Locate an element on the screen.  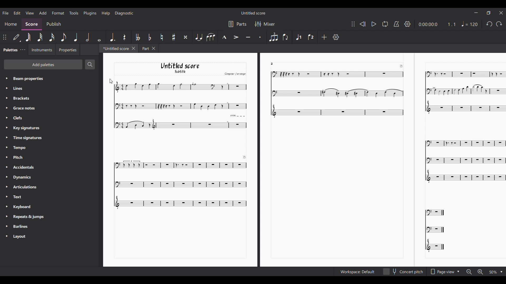
Accidentals is located at coordinates (25, 167).